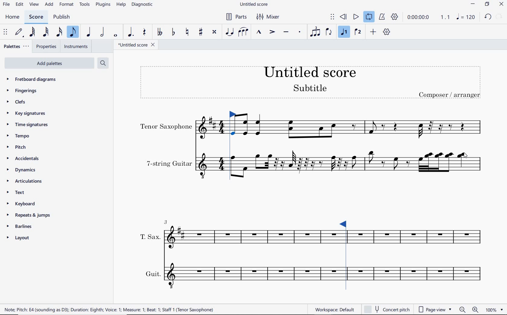 The height and width of the screenshot is (315, 507). What do you see at coordinates (286, 33) in the screenshot?
I see `TENUTO` at bounding box center [286, 33].